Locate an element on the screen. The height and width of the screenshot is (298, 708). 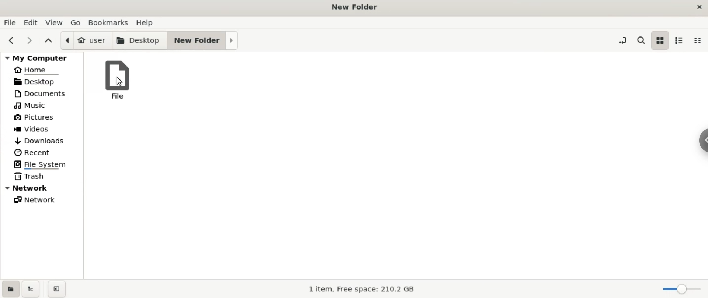
view is located at coordinates (55, 23).